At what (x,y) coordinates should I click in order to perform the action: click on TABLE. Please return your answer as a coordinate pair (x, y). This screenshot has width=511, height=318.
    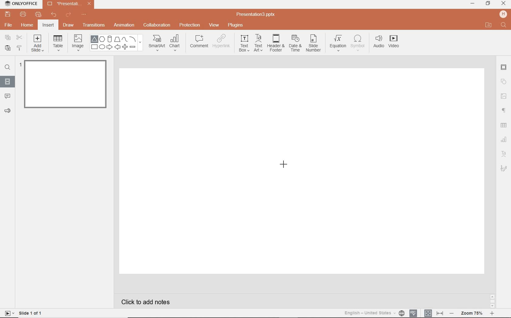
    Looking at the image, I should click on (58, 43).